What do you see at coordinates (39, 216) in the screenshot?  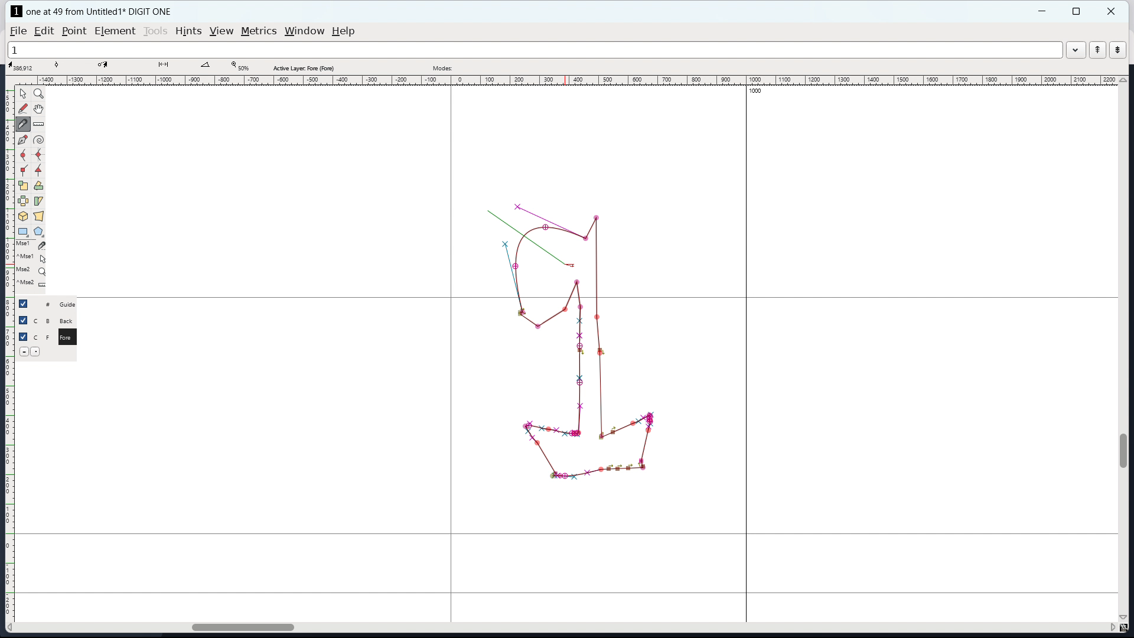 I see `perspective transformation` at bounding box center [39, 216].